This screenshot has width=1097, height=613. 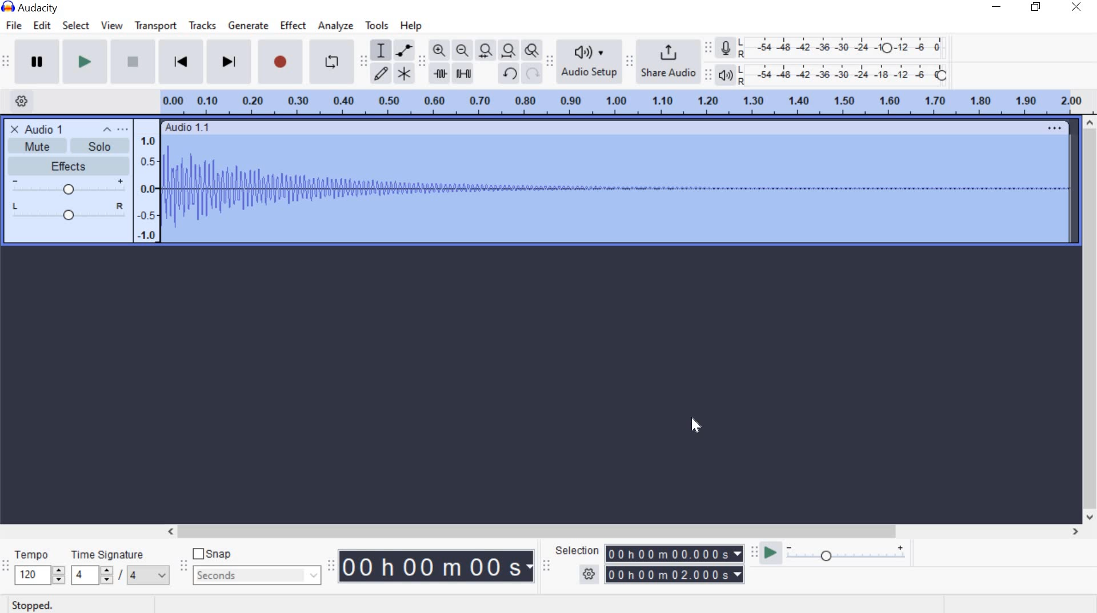 I want to click on Multi-Tool, so click(x=404, y=72).